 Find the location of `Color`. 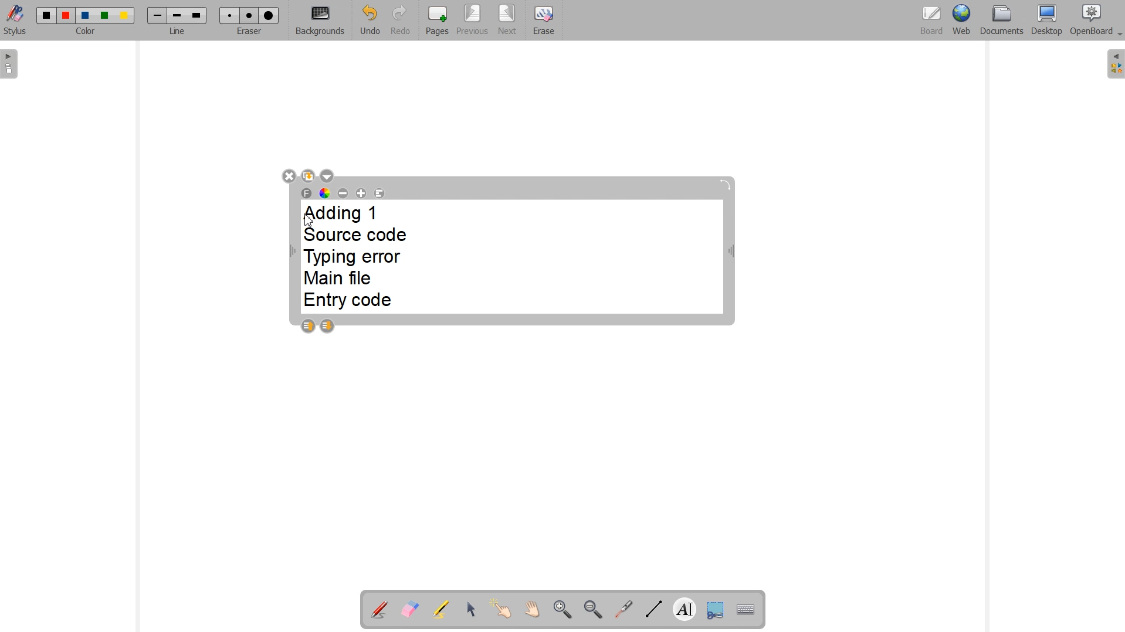

Color is located at coordinates (87, 32).